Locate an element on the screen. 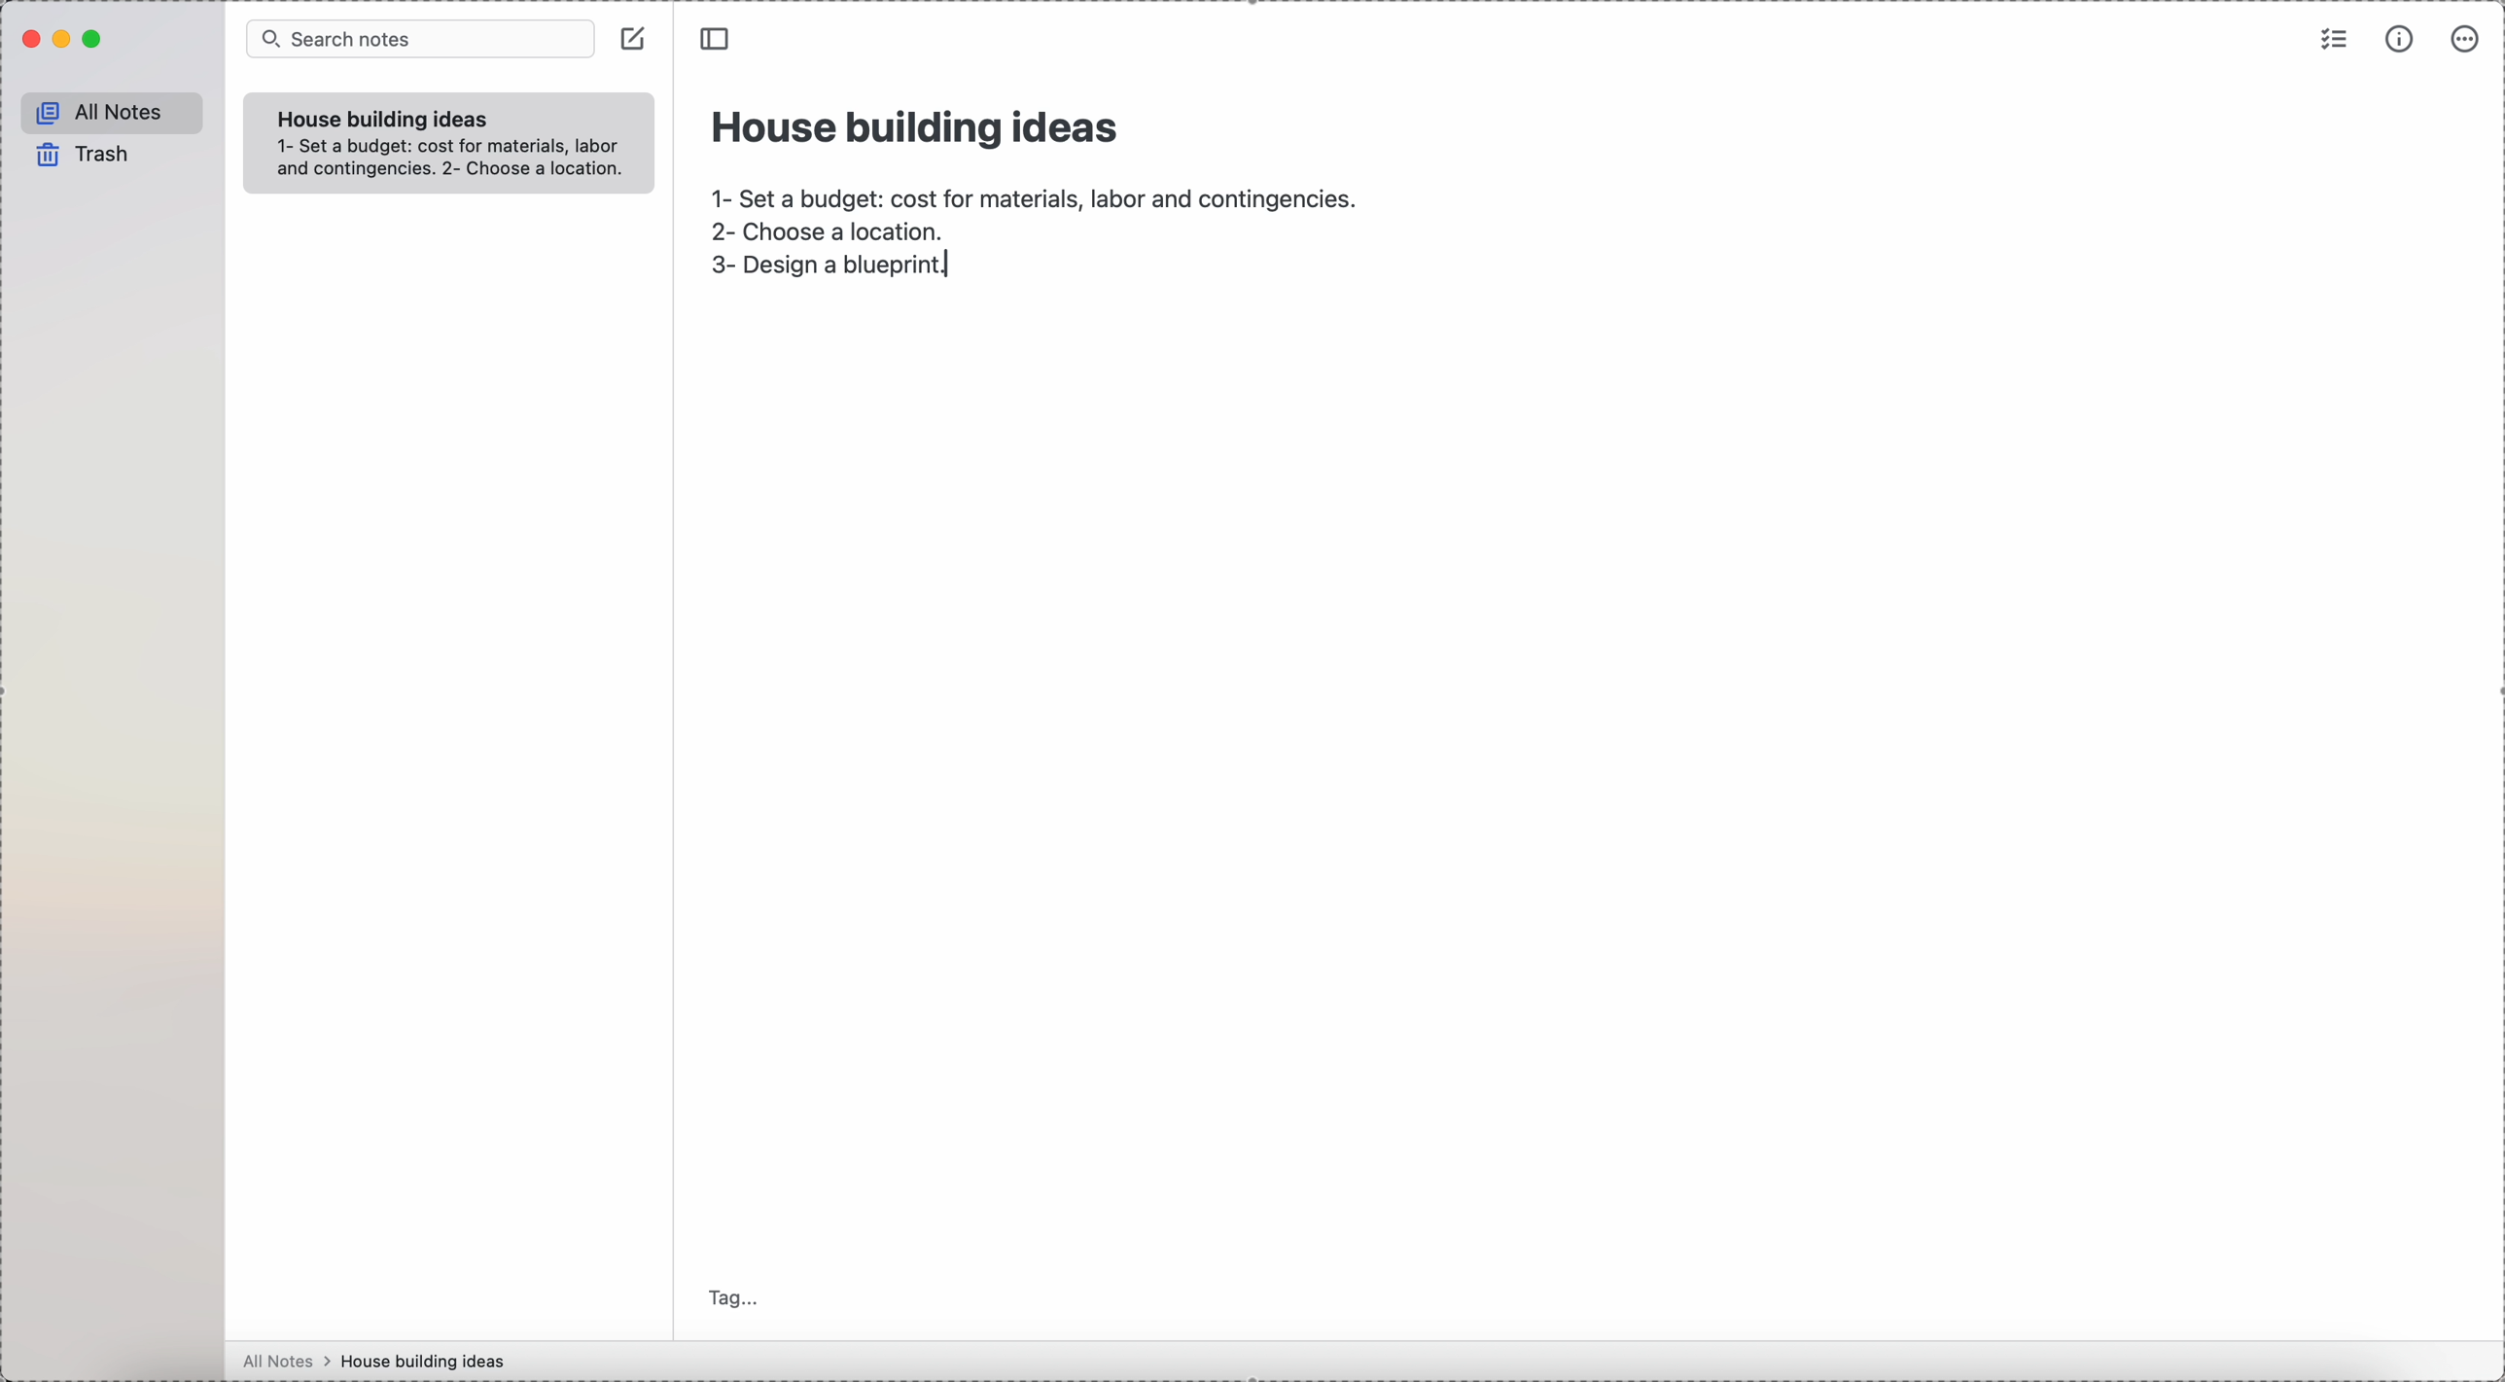  design a blueprint is located at coordinates (833, 273).